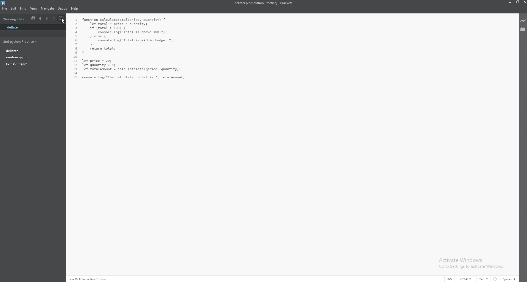 This screenshot has width=527, height=282. What do you see at coordinates (40, 19) in the screenshot?
I see `previous` at bounding box center [40, 19].